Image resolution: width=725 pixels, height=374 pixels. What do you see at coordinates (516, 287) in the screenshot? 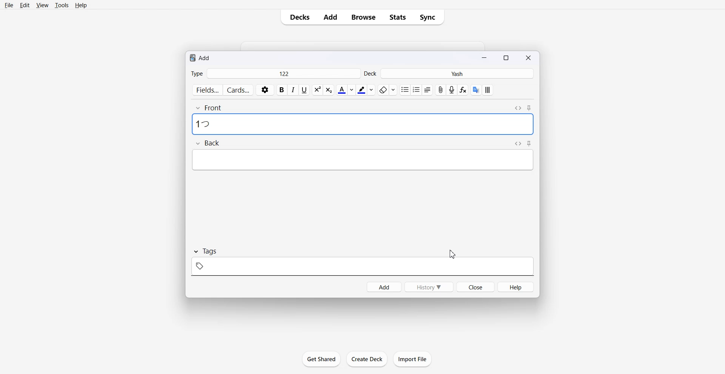
I see `Help` at bounding box center [516, 287].